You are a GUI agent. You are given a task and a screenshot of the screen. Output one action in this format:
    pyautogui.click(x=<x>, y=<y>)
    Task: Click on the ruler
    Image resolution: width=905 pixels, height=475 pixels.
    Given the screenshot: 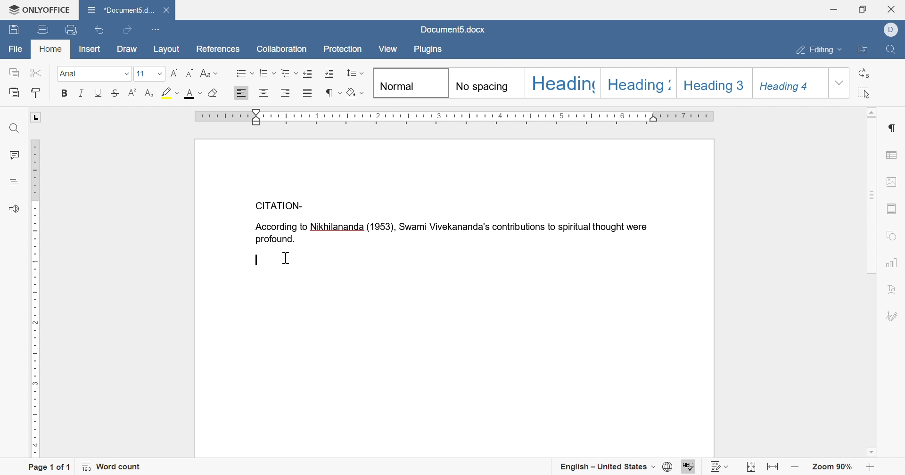 What is the action you would take?
    pyautogui.click(x=454, y=118)
    